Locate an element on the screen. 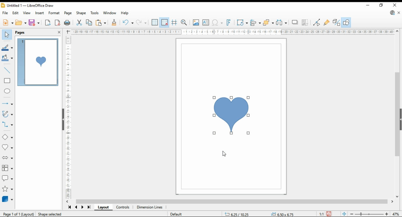  redo is located at coordinates (141, 22).